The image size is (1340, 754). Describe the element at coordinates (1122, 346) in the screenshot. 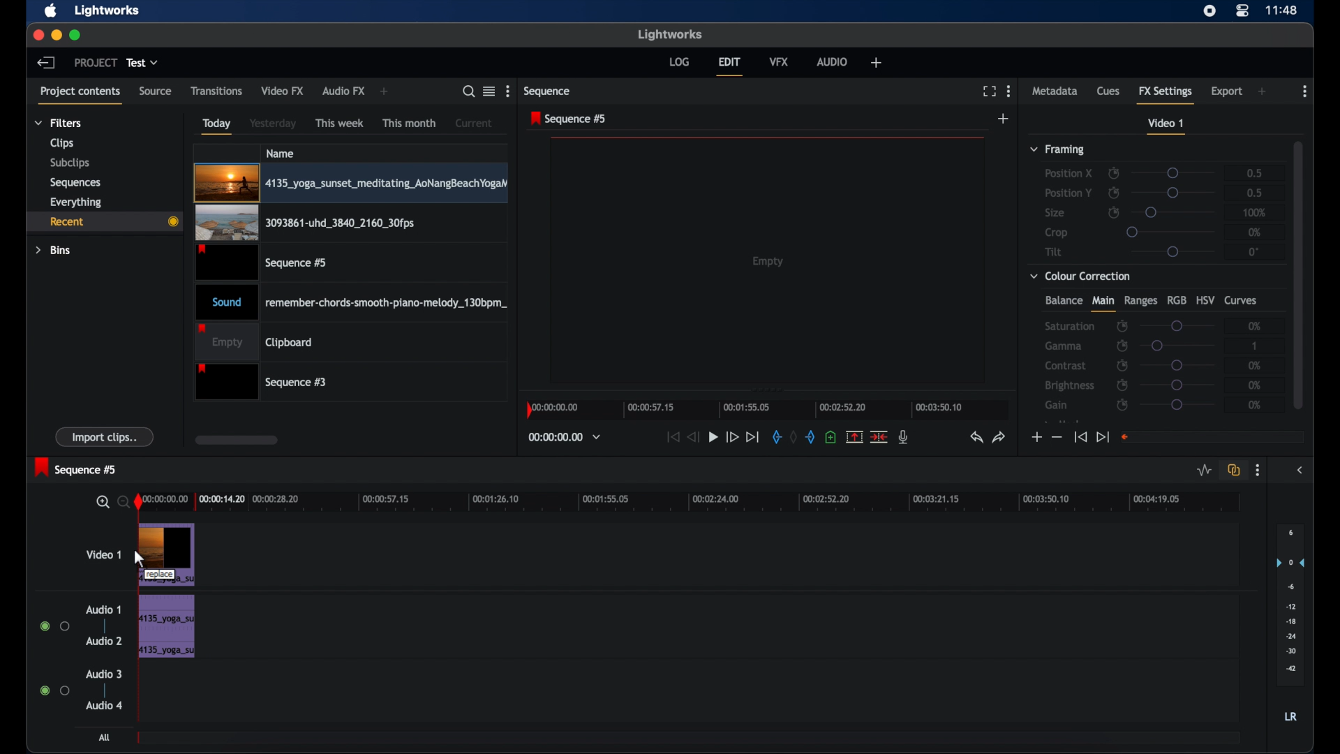

I see `enable/disable keyframes` at that location.